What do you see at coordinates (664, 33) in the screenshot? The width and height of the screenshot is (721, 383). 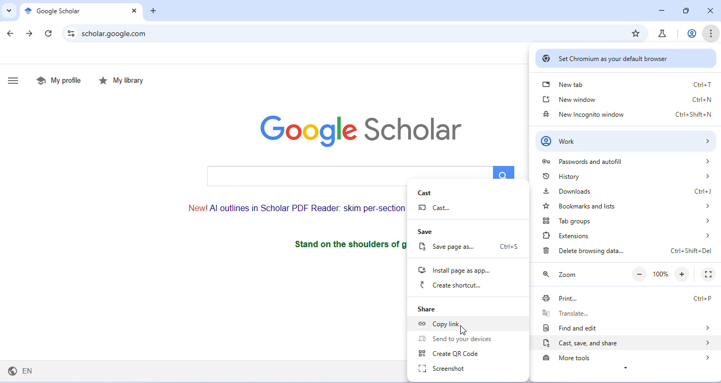 I see `chrome labs` at bounding box center [664, 33].